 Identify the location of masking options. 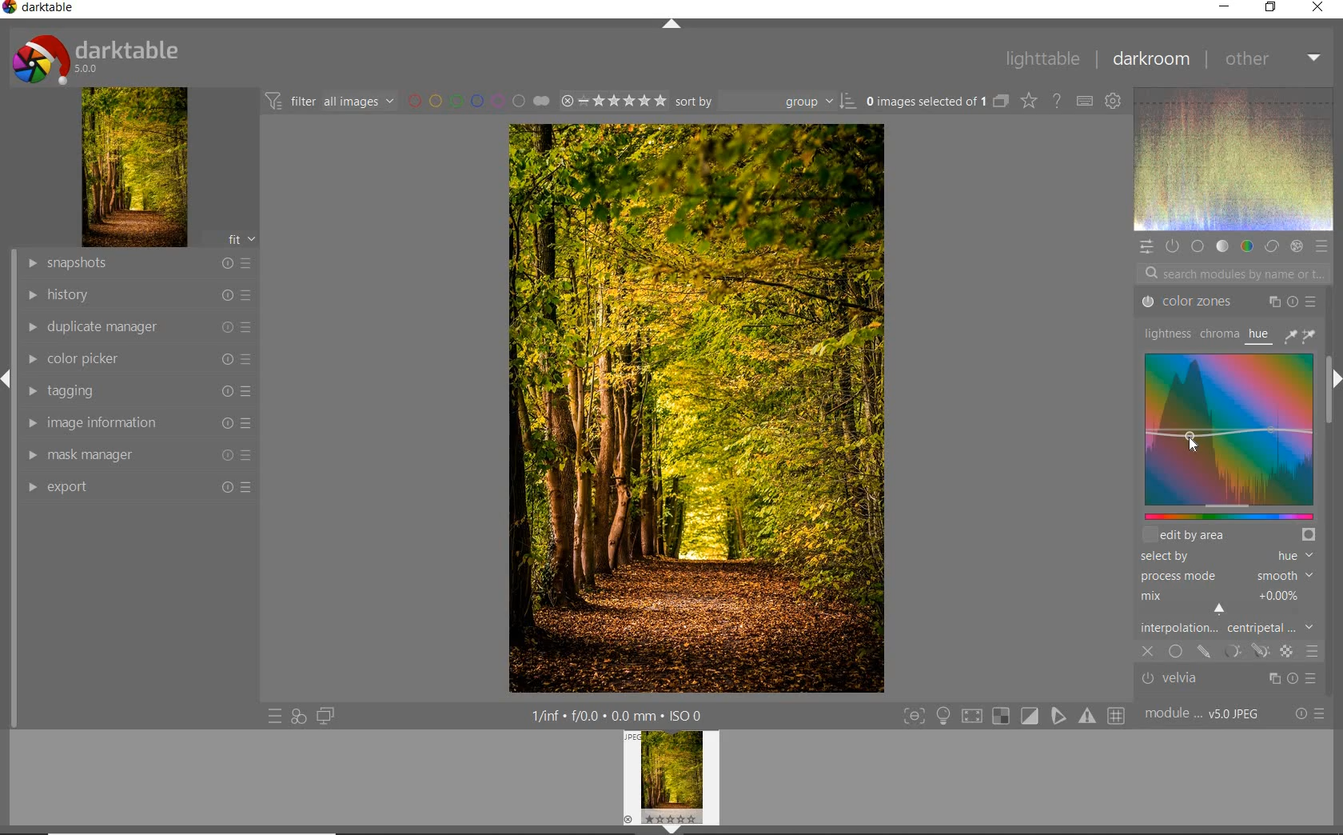
(1243, 652).